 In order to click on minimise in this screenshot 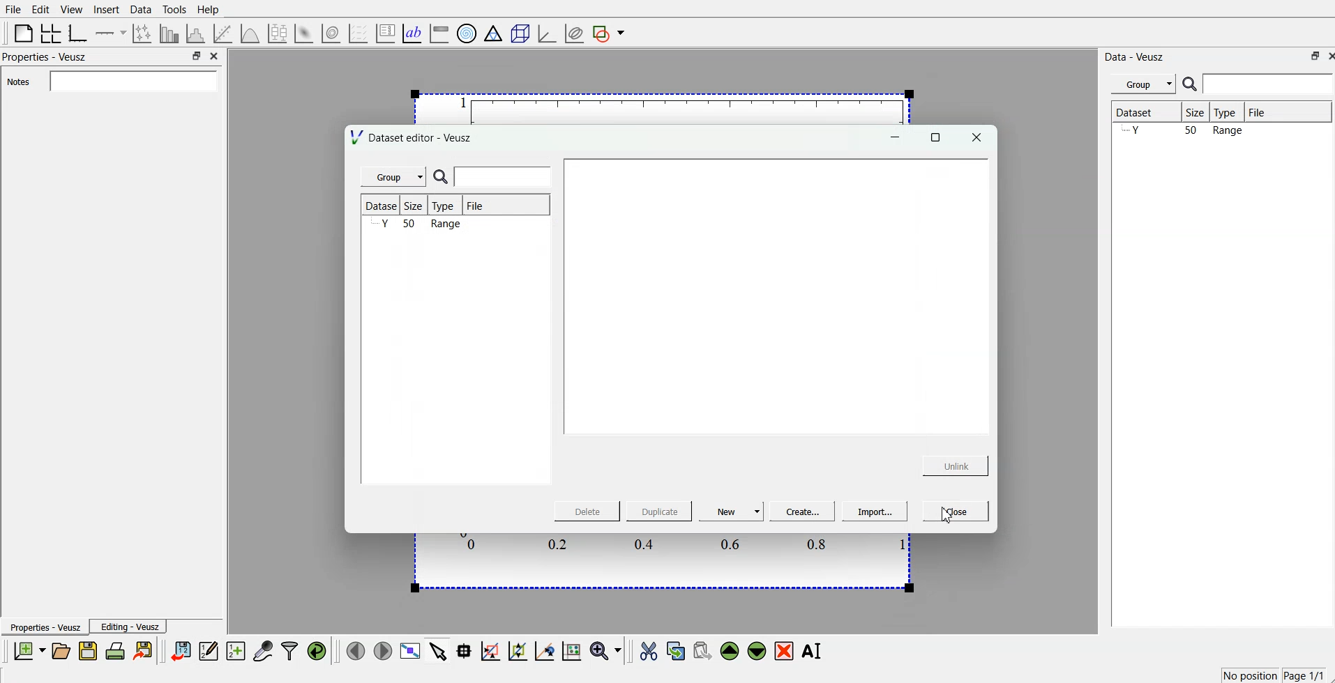, I will do `click(196, 54)`.